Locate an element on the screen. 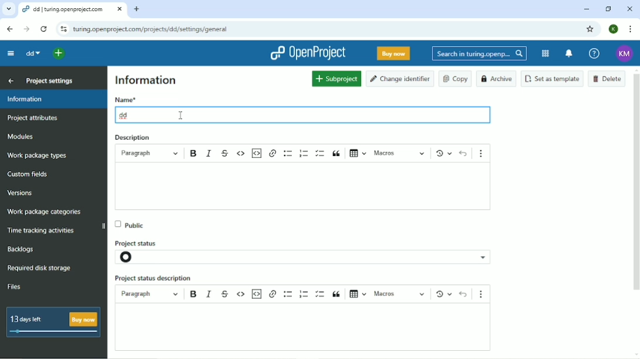 This screenshot has width=640, height=359. Restore down is located at coordinates (608, 9).